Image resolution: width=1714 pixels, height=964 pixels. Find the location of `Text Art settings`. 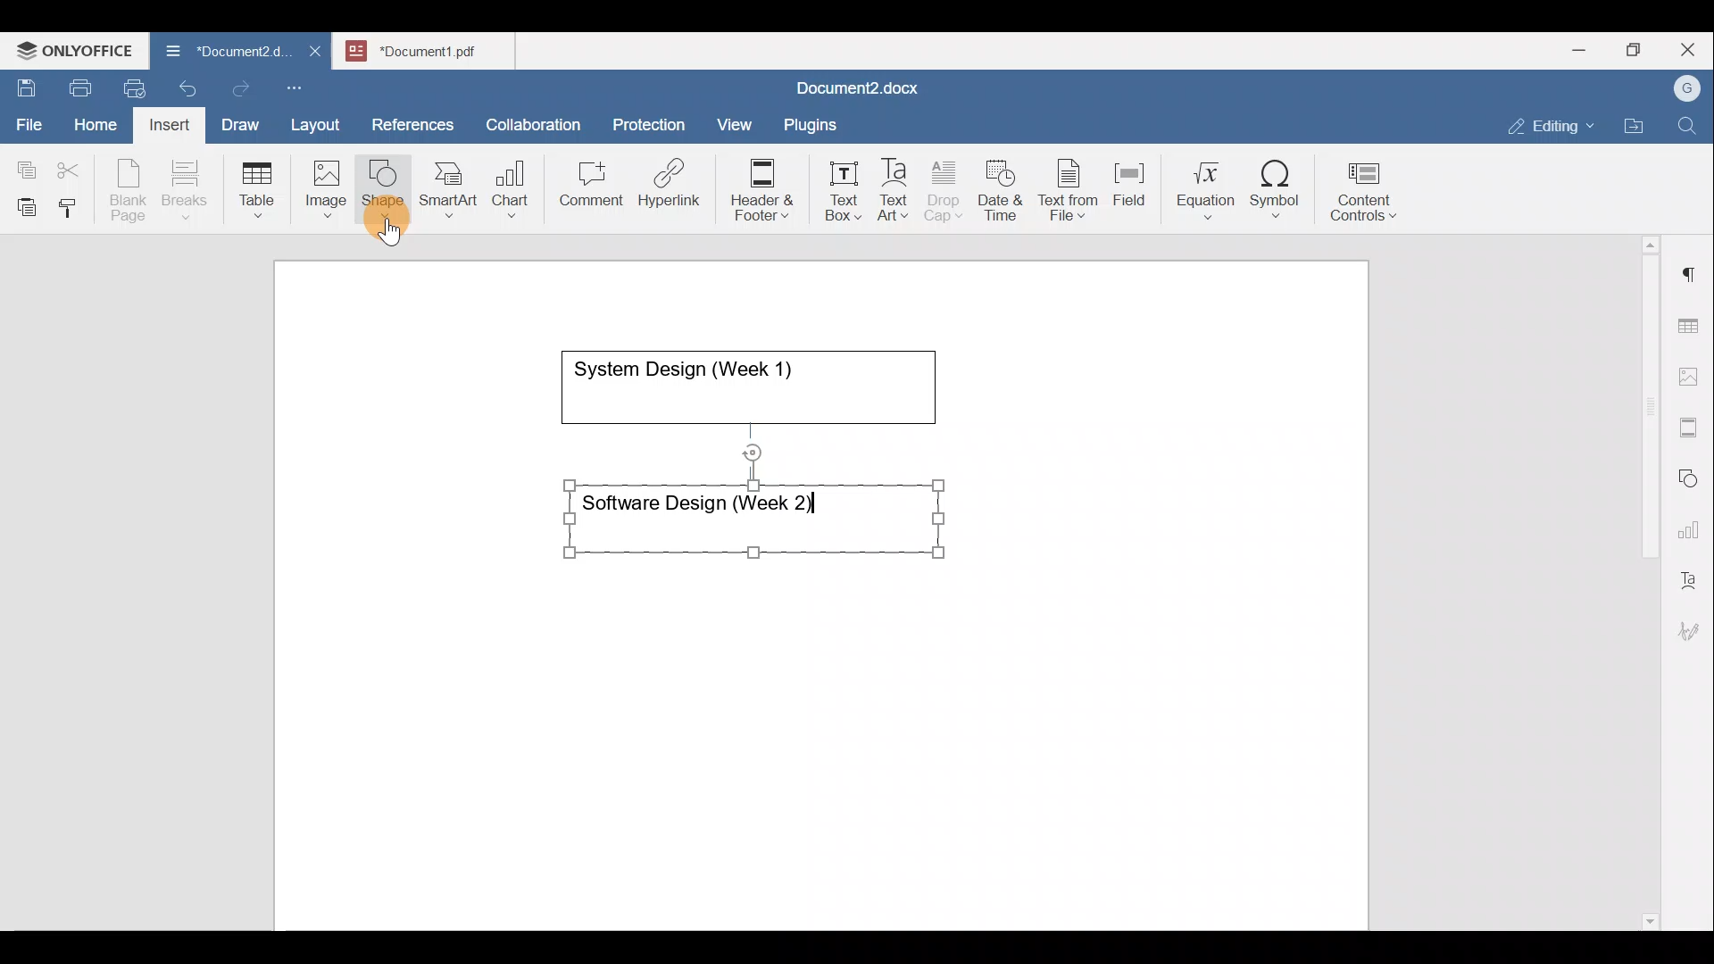

Text Art settings is located at coordinates (1691, 573).